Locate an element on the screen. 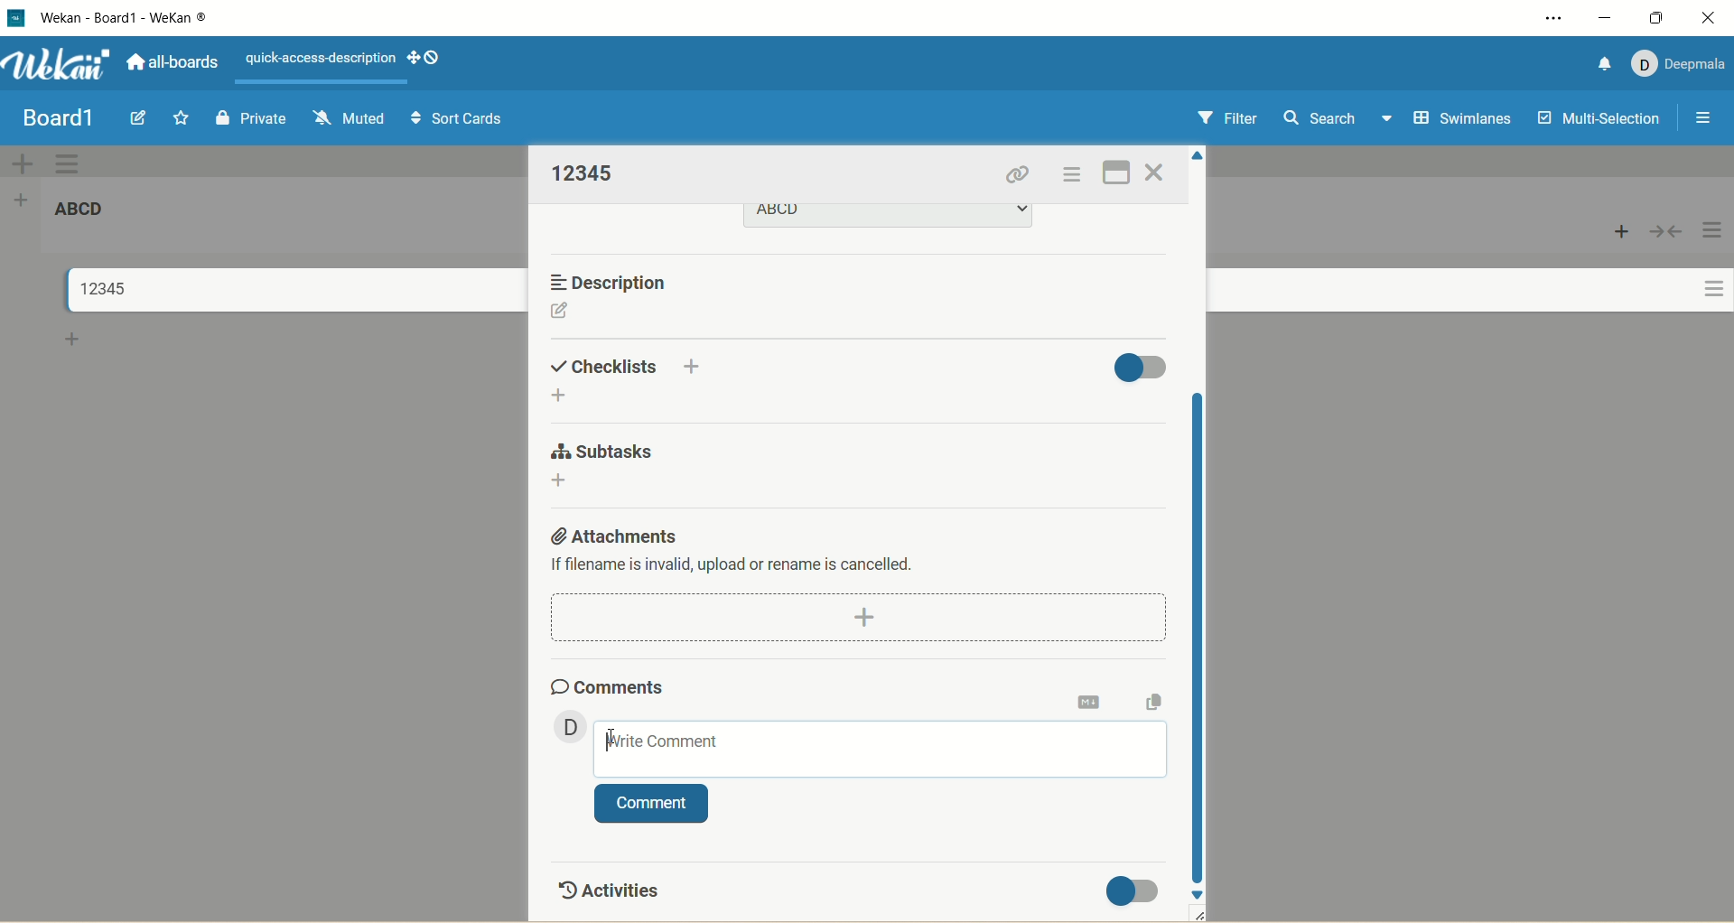 The width and height of the screenshot is (1734, 923). muted is located at coordinates (345, 116).